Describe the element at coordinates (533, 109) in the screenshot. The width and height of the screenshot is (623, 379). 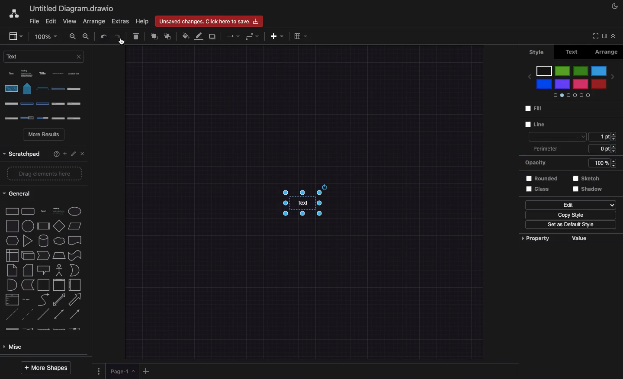
I see `Fill` at that location.